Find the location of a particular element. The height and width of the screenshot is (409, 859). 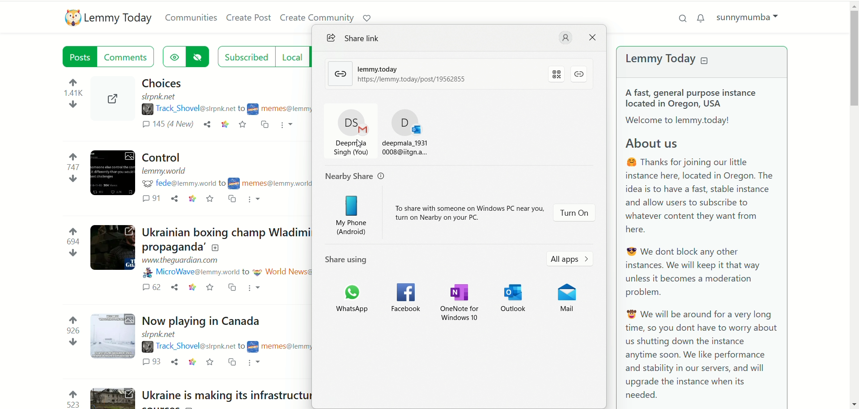

turn on is located at coordinates (575, 213).